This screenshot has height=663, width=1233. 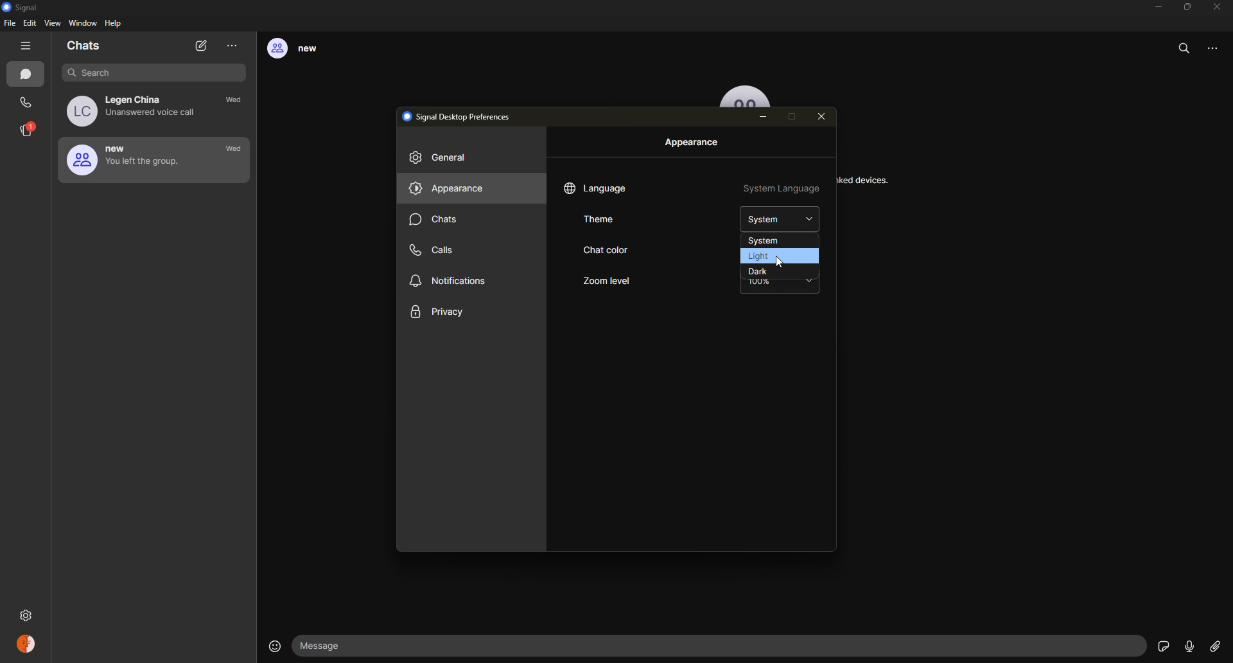 I want to click on close, so click(x=825, y=117).